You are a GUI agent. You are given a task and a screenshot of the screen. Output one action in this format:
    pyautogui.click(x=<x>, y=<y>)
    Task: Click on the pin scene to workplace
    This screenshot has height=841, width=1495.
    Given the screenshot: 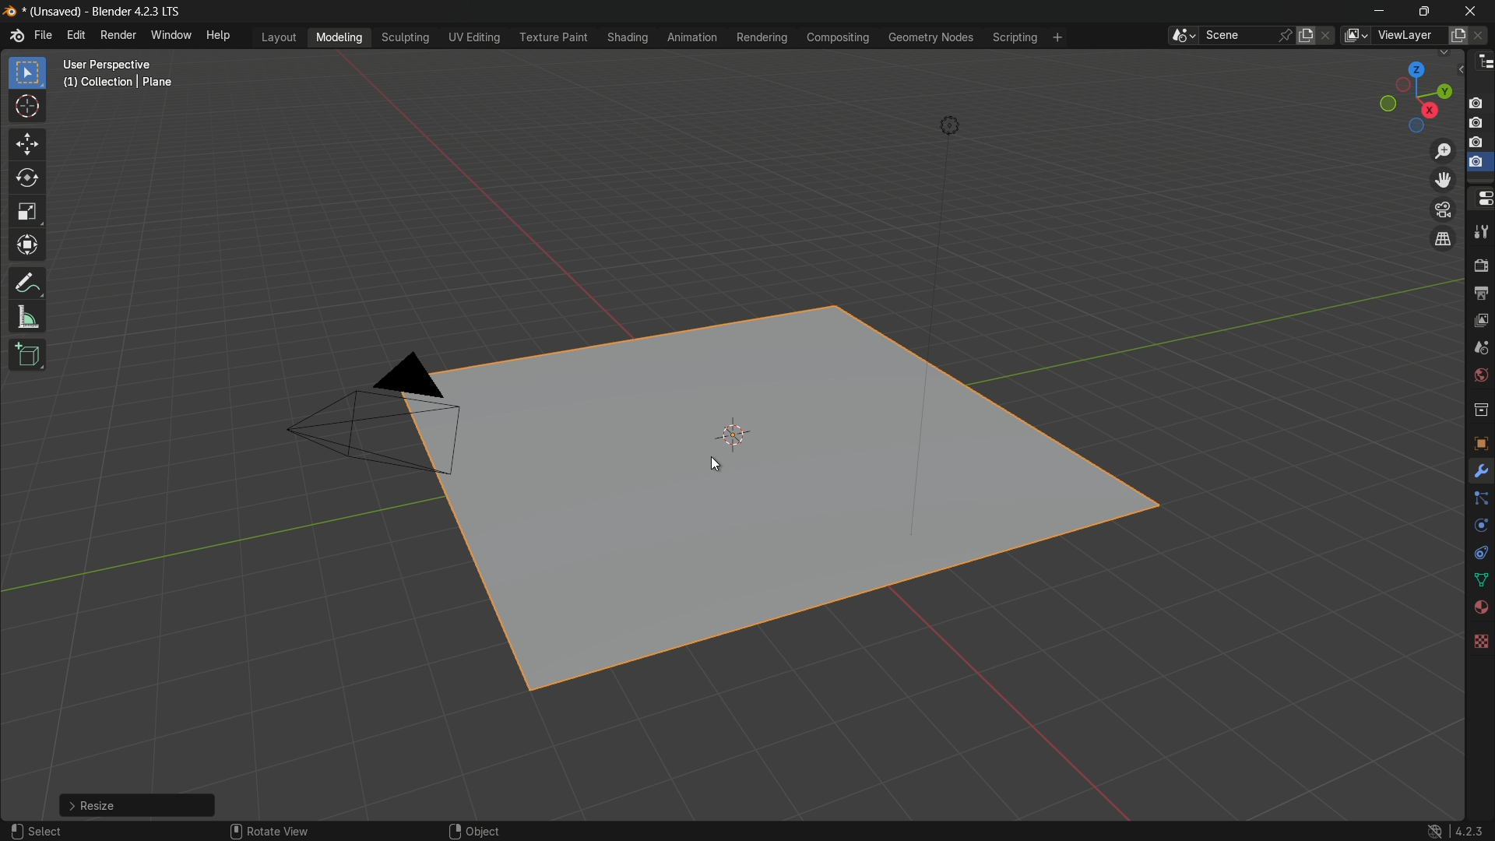 What is the action you would take?
    pyautogui.click(x=1285, y=37)
    